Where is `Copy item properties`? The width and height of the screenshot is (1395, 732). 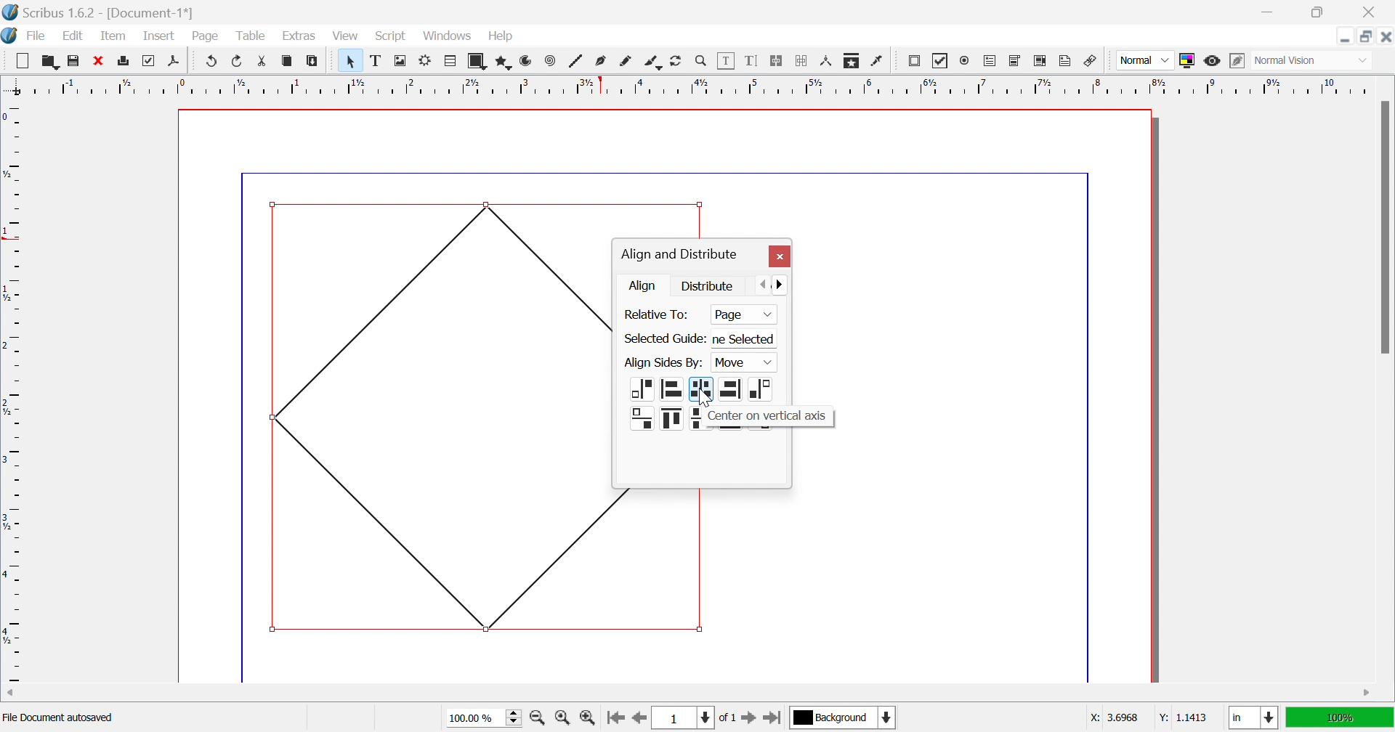 Copy item properties is located at coordinates (850, 62).